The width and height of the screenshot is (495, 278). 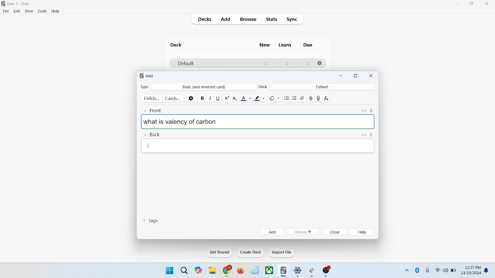 I want to click on history, so click(x=302, y=232).